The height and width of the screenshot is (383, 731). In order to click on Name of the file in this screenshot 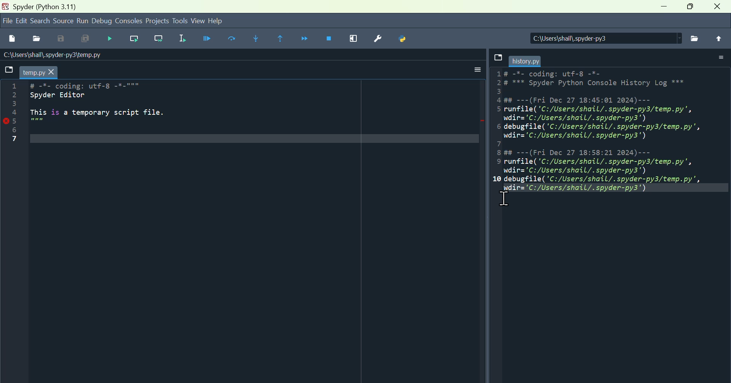, I will do `click(96, 55)`.